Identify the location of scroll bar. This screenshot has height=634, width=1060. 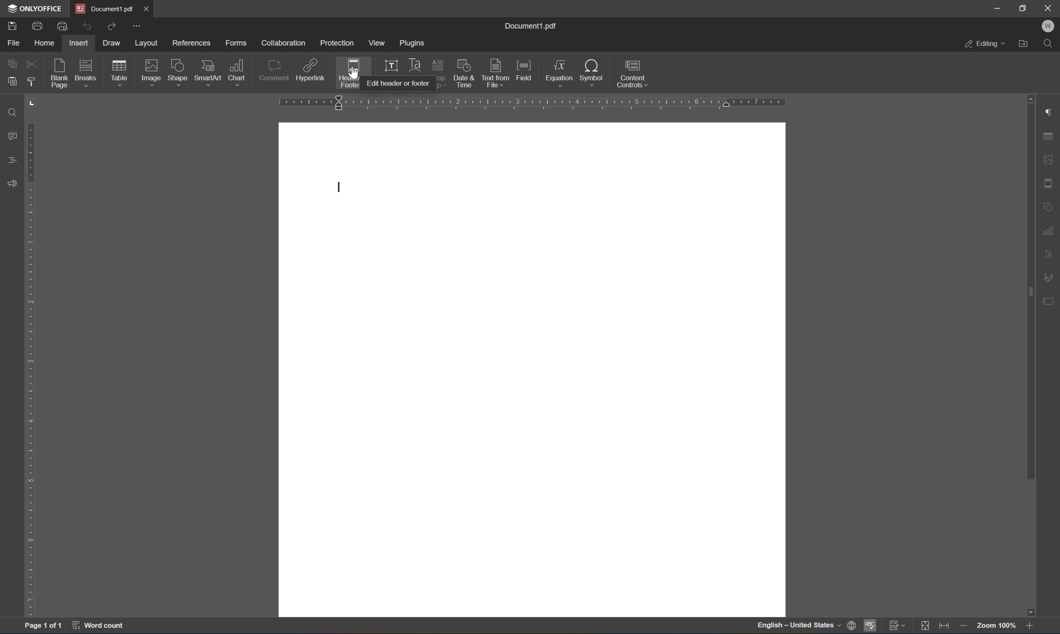
(1028, 287).